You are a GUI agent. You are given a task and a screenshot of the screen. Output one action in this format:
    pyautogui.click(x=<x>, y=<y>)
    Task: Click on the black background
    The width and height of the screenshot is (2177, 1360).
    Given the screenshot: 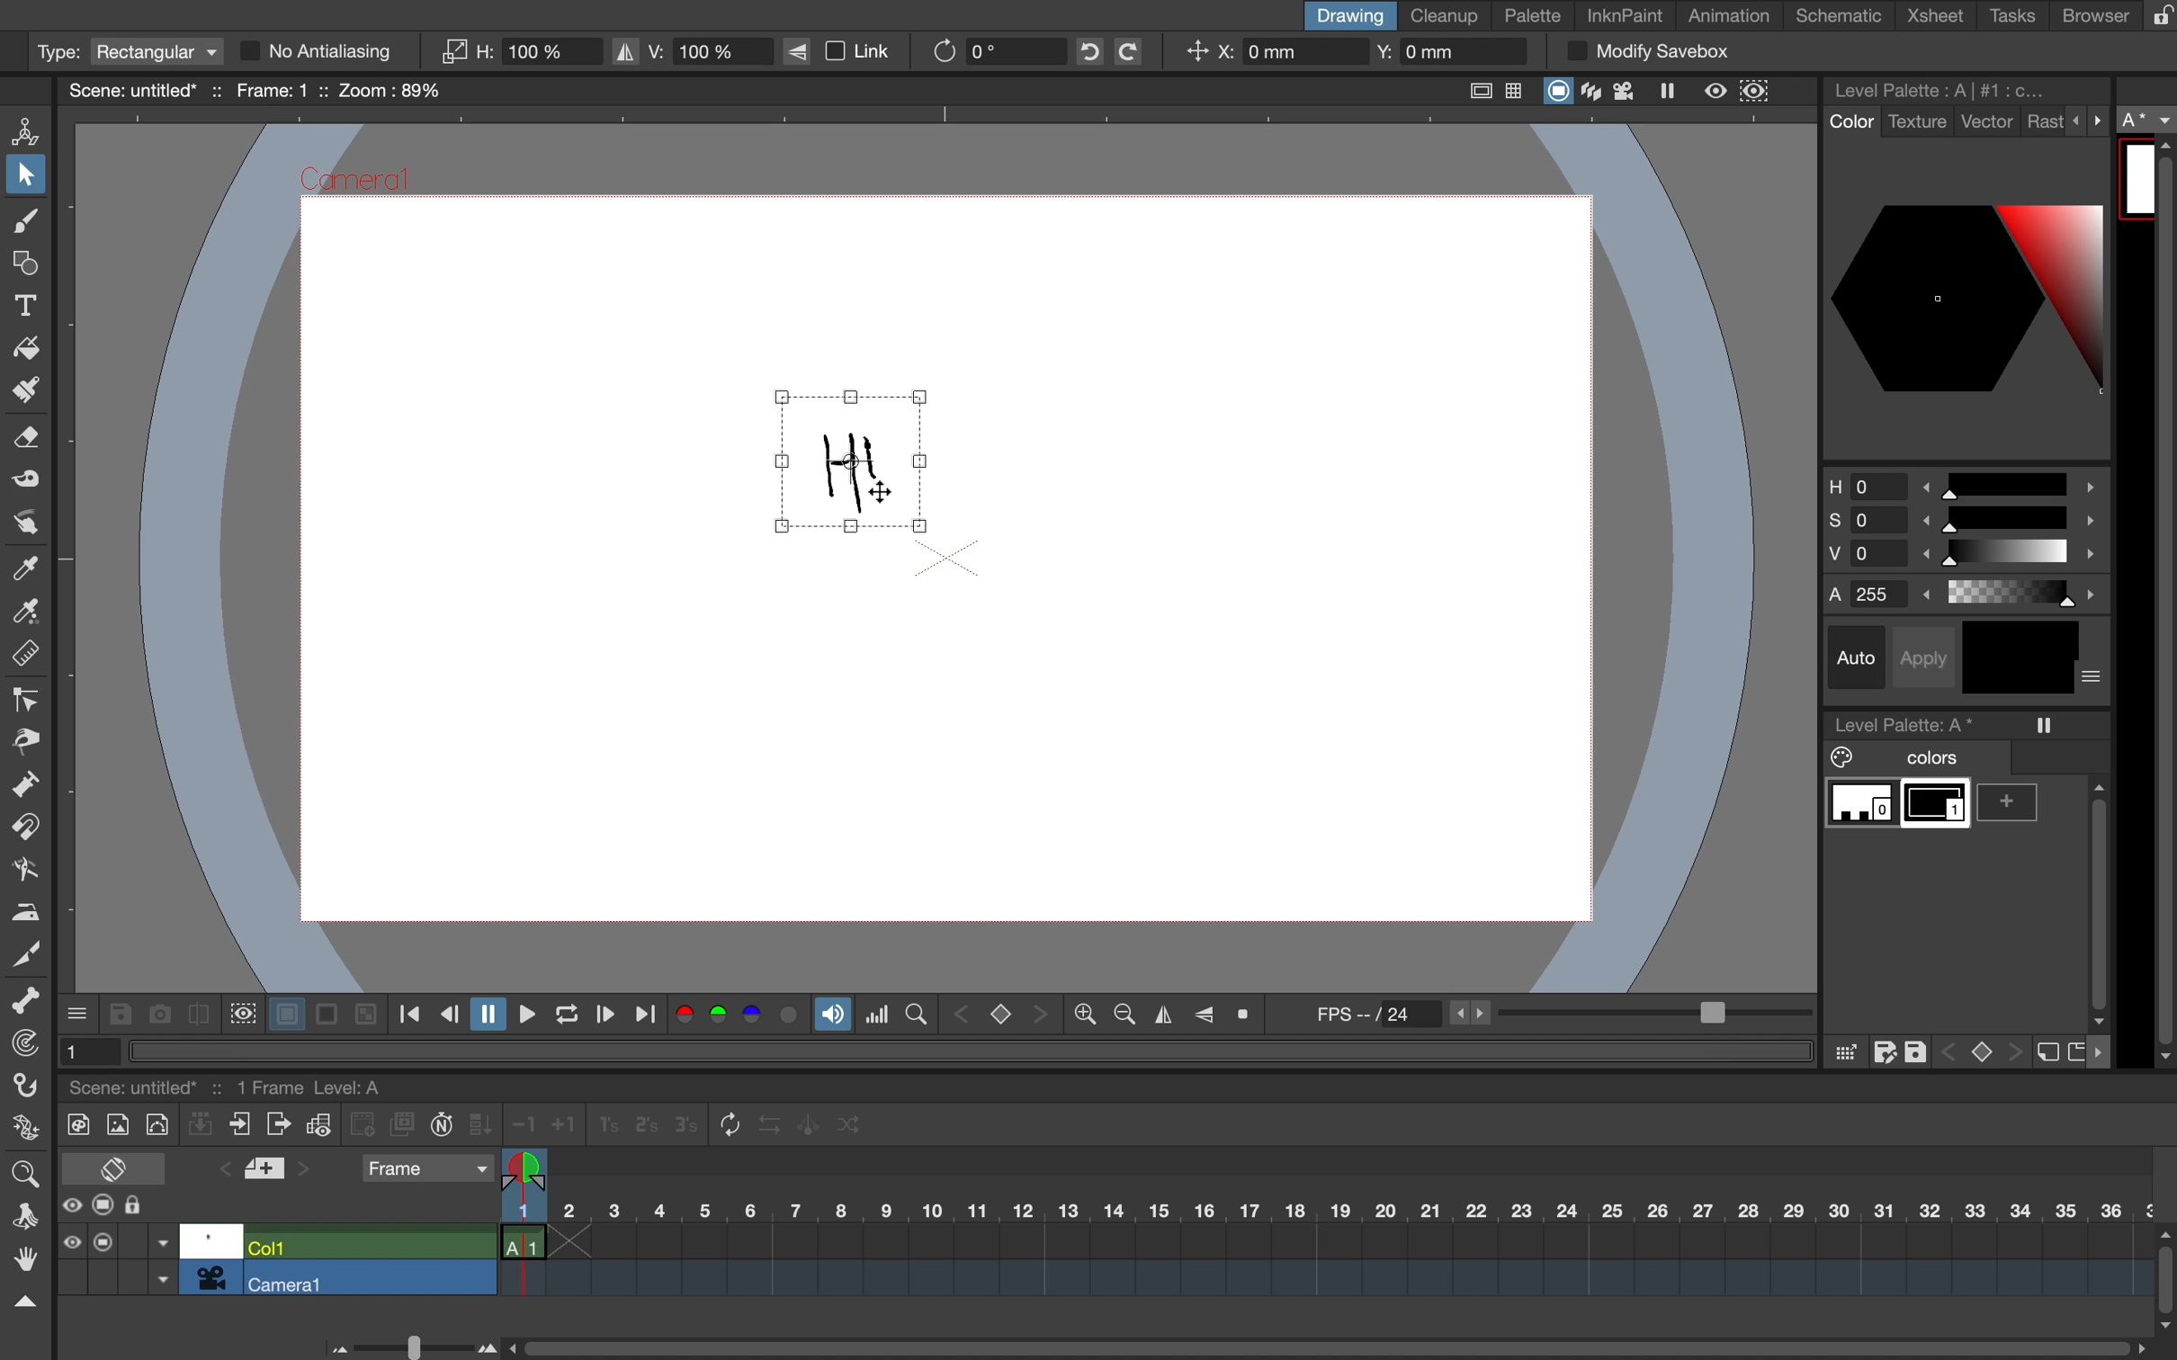 What is the action you would take?
    pyautogui.click(x=326, y=1016)
    